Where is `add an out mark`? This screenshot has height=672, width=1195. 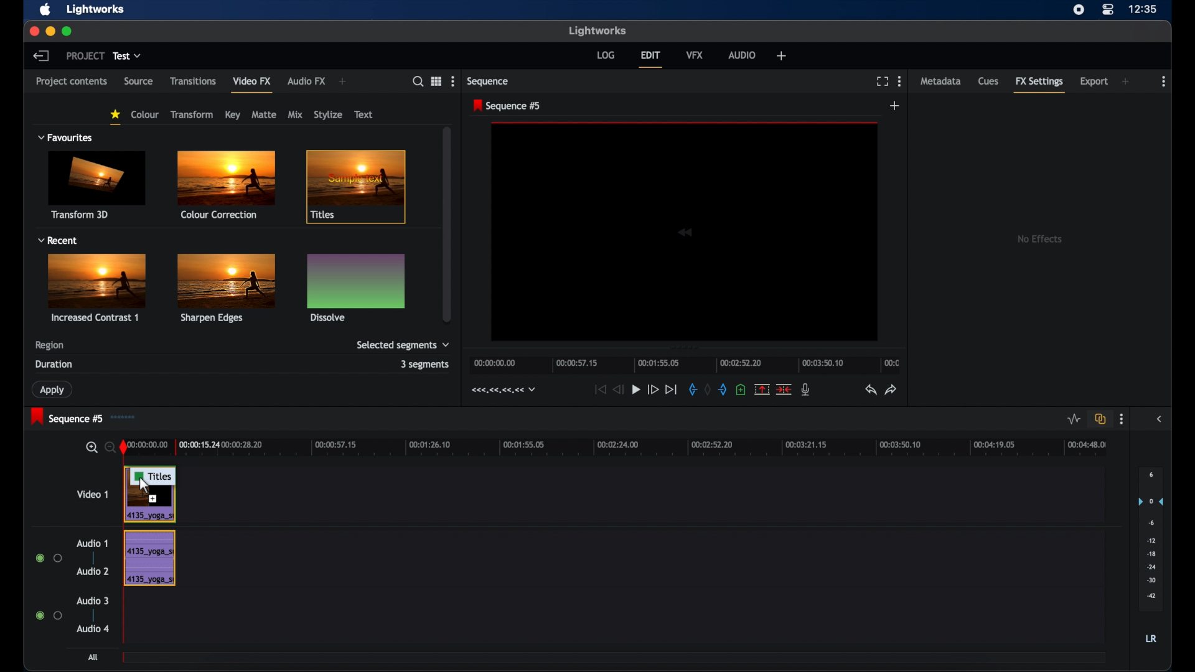
add an out mark is located at coordinates (722, 390).